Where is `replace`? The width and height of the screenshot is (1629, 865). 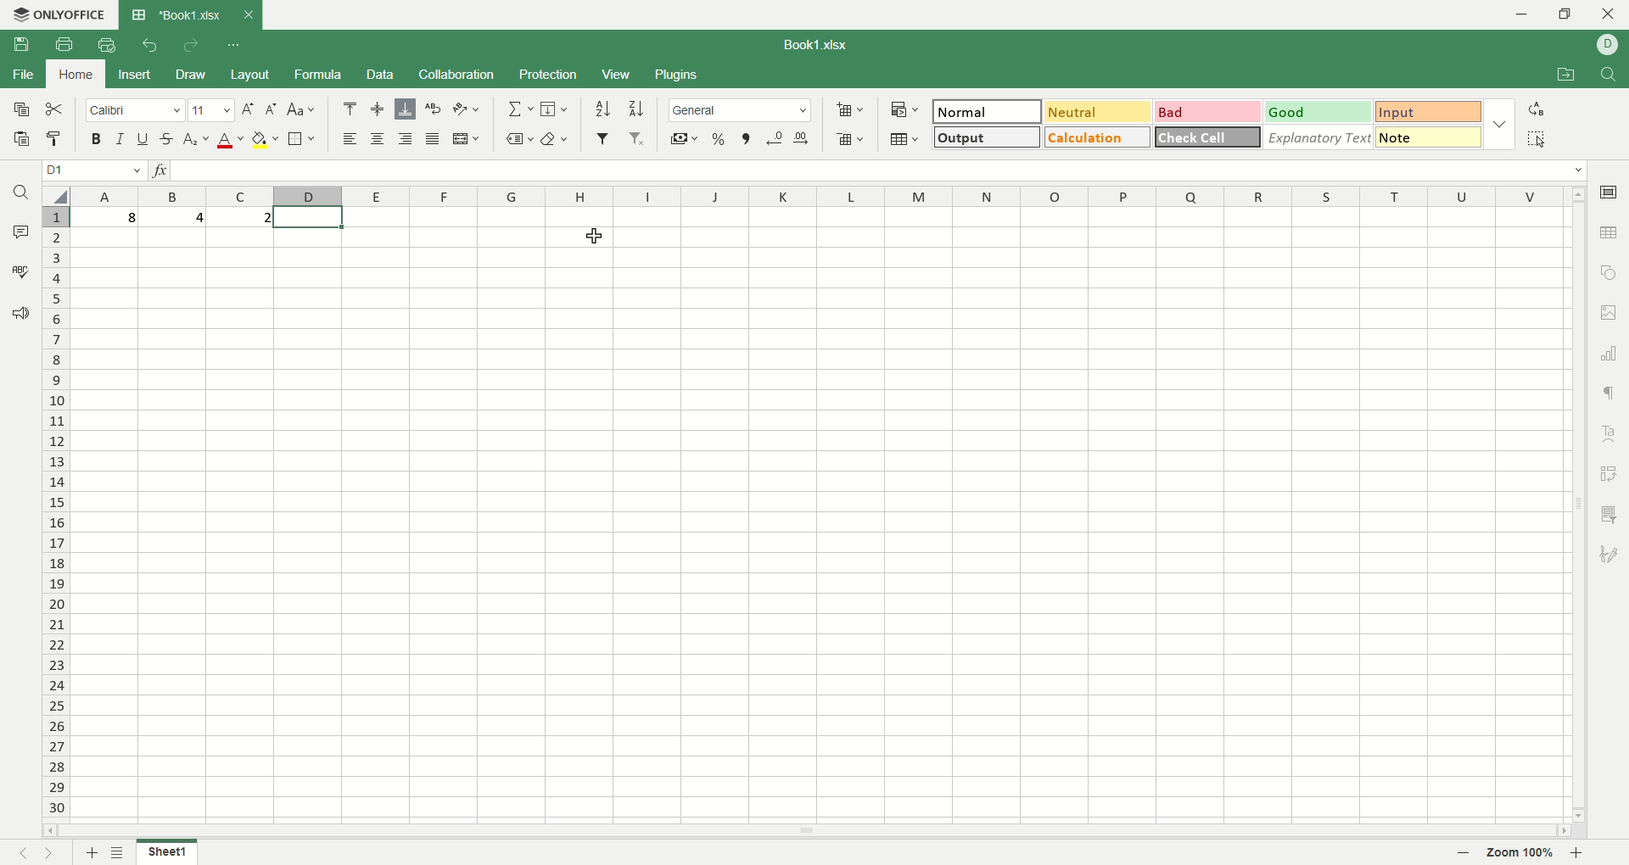
replace is located at coordinates (1540, 112).